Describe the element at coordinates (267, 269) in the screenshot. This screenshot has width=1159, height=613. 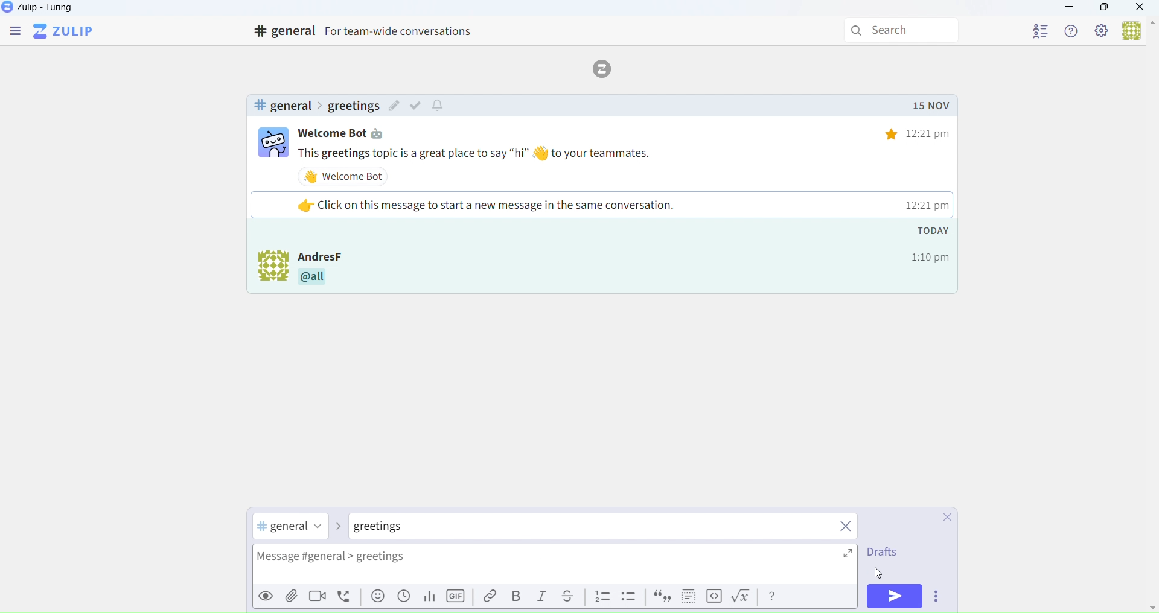
I see `profile picture` at that location.